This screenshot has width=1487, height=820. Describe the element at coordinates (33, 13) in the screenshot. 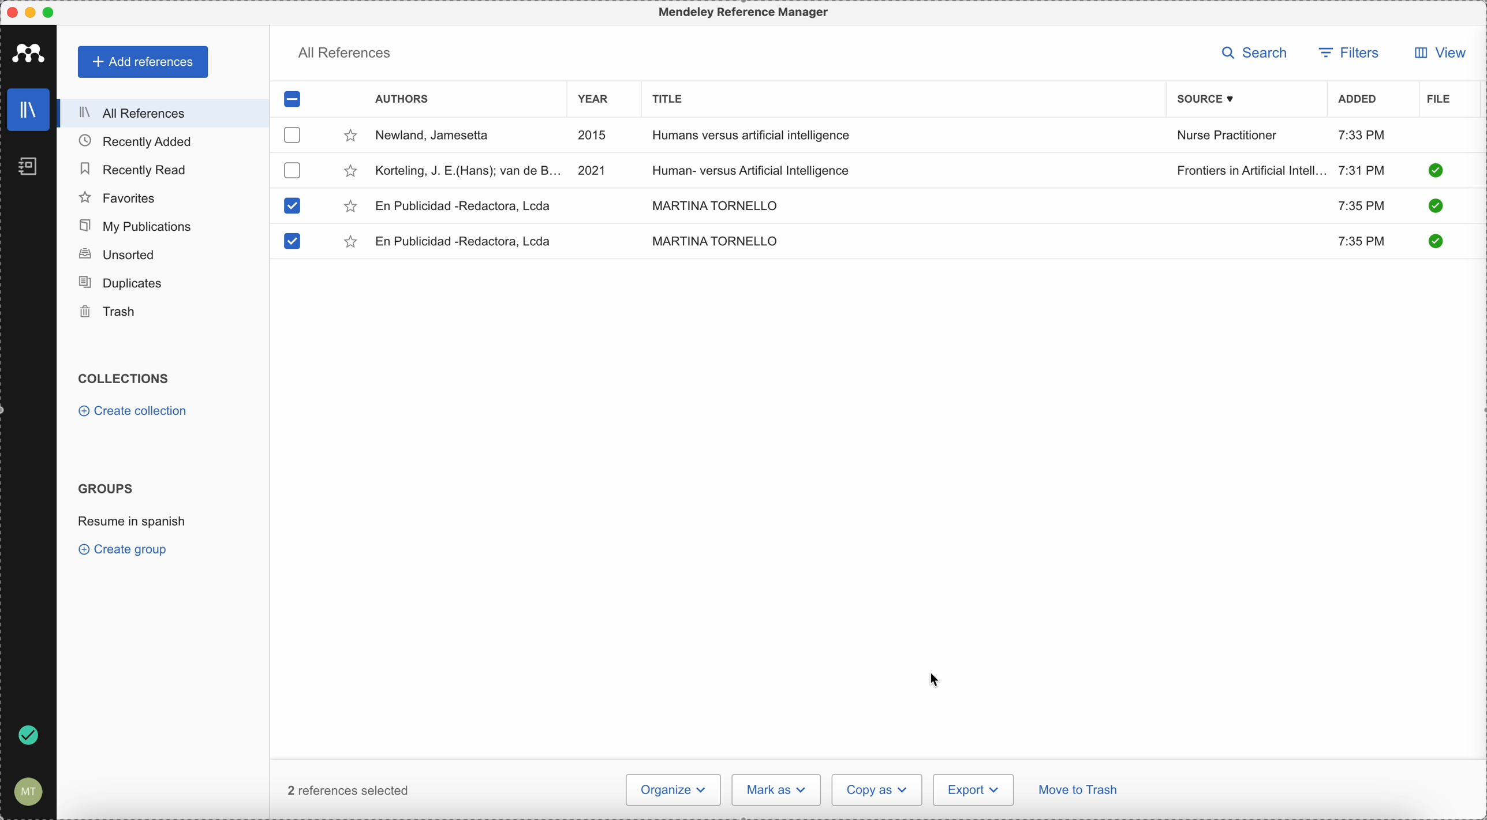

I see `minimize` at that location.